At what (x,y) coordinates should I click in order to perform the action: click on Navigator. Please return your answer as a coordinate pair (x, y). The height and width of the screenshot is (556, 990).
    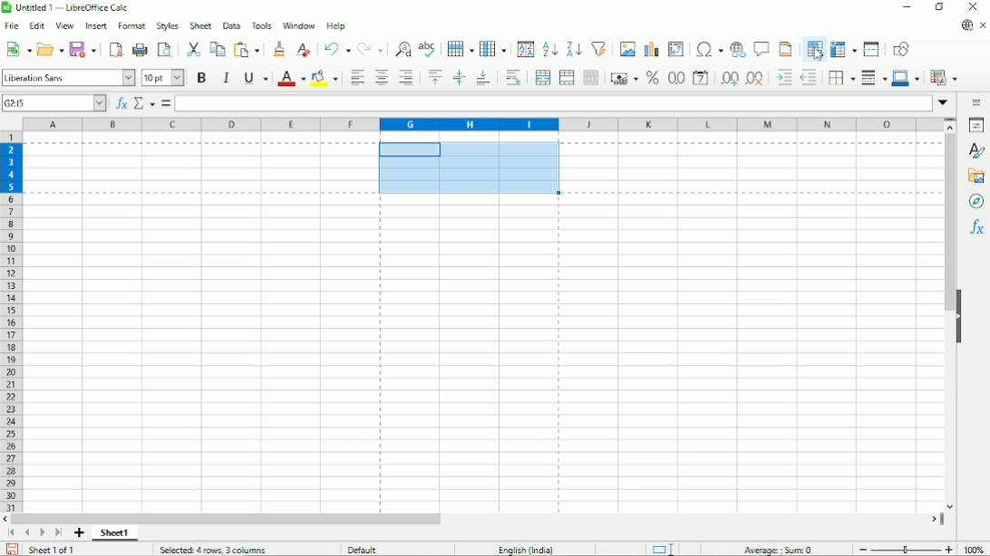
    Looking at the image, I should click on (975, 202).